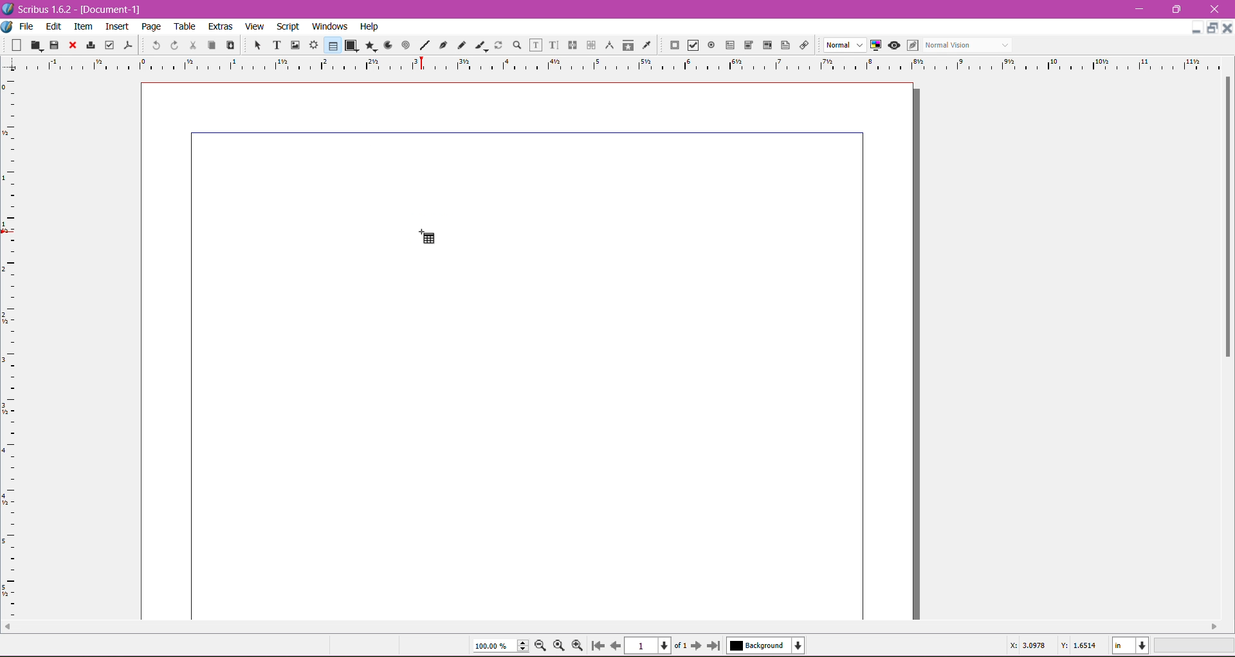 This screenshot has width=1235, height=657. I want to click on Link Annotation, so click(802, 44).